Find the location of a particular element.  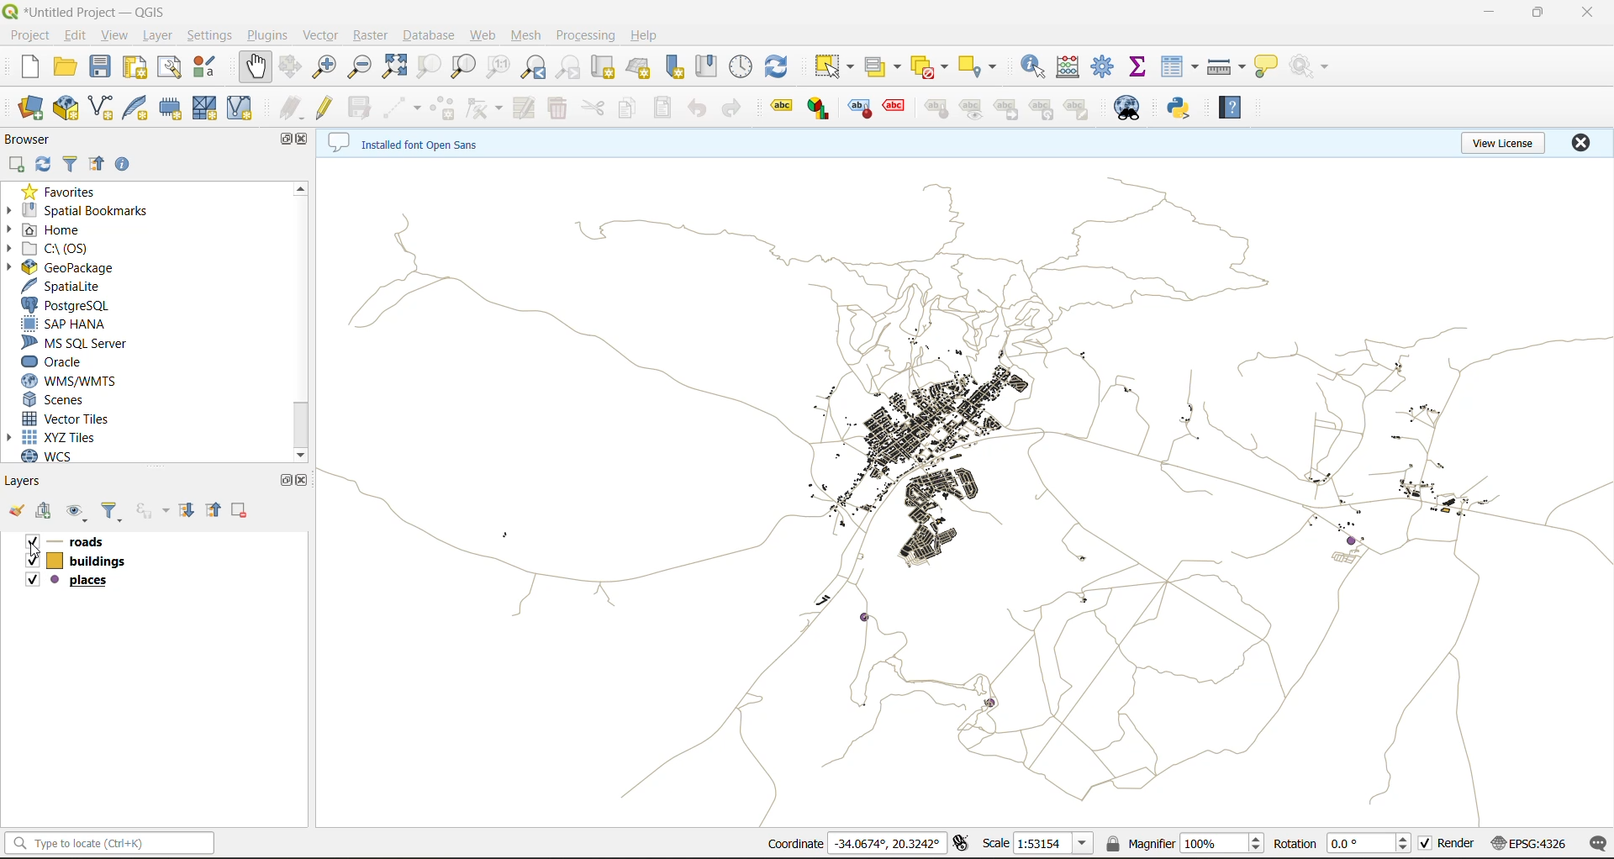

layers is located at coordinates (968, 494).